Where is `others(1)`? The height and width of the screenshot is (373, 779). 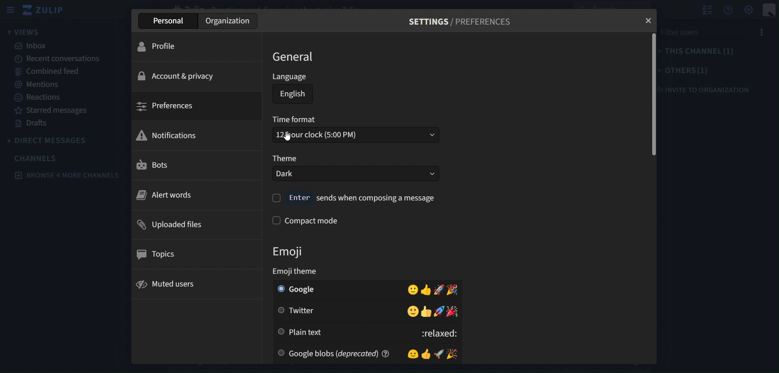 others(1) is located at coordinates (685, 71).